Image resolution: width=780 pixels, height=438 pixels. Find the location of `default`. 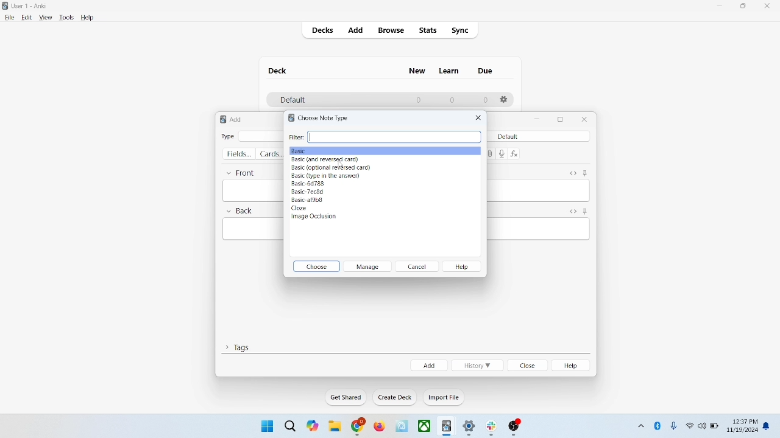

default is located at coordinates (292, 100).